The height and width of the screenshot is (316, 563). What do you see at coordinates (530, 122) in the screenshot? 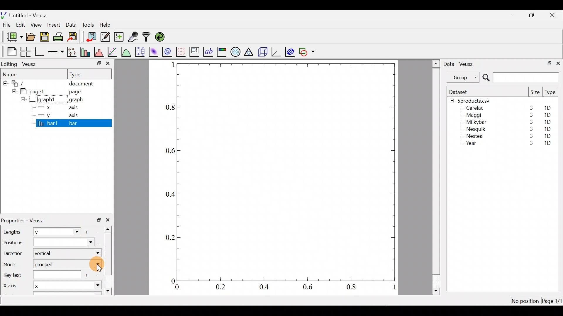
I see `3` at bounding box center [530, 122].